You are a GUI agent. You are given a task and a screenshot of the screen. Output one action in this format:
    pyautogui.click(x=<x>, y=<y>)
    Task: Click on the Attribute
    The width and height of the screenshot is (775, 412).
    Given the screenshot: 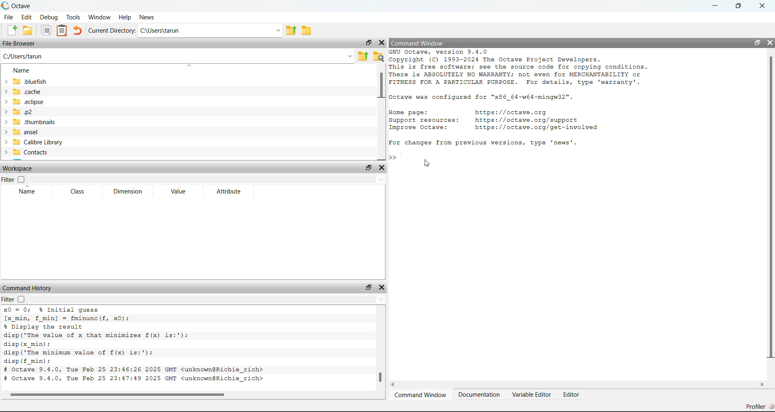 What is the action you would take?
    pyautogui.click(x=228, y=191)
    